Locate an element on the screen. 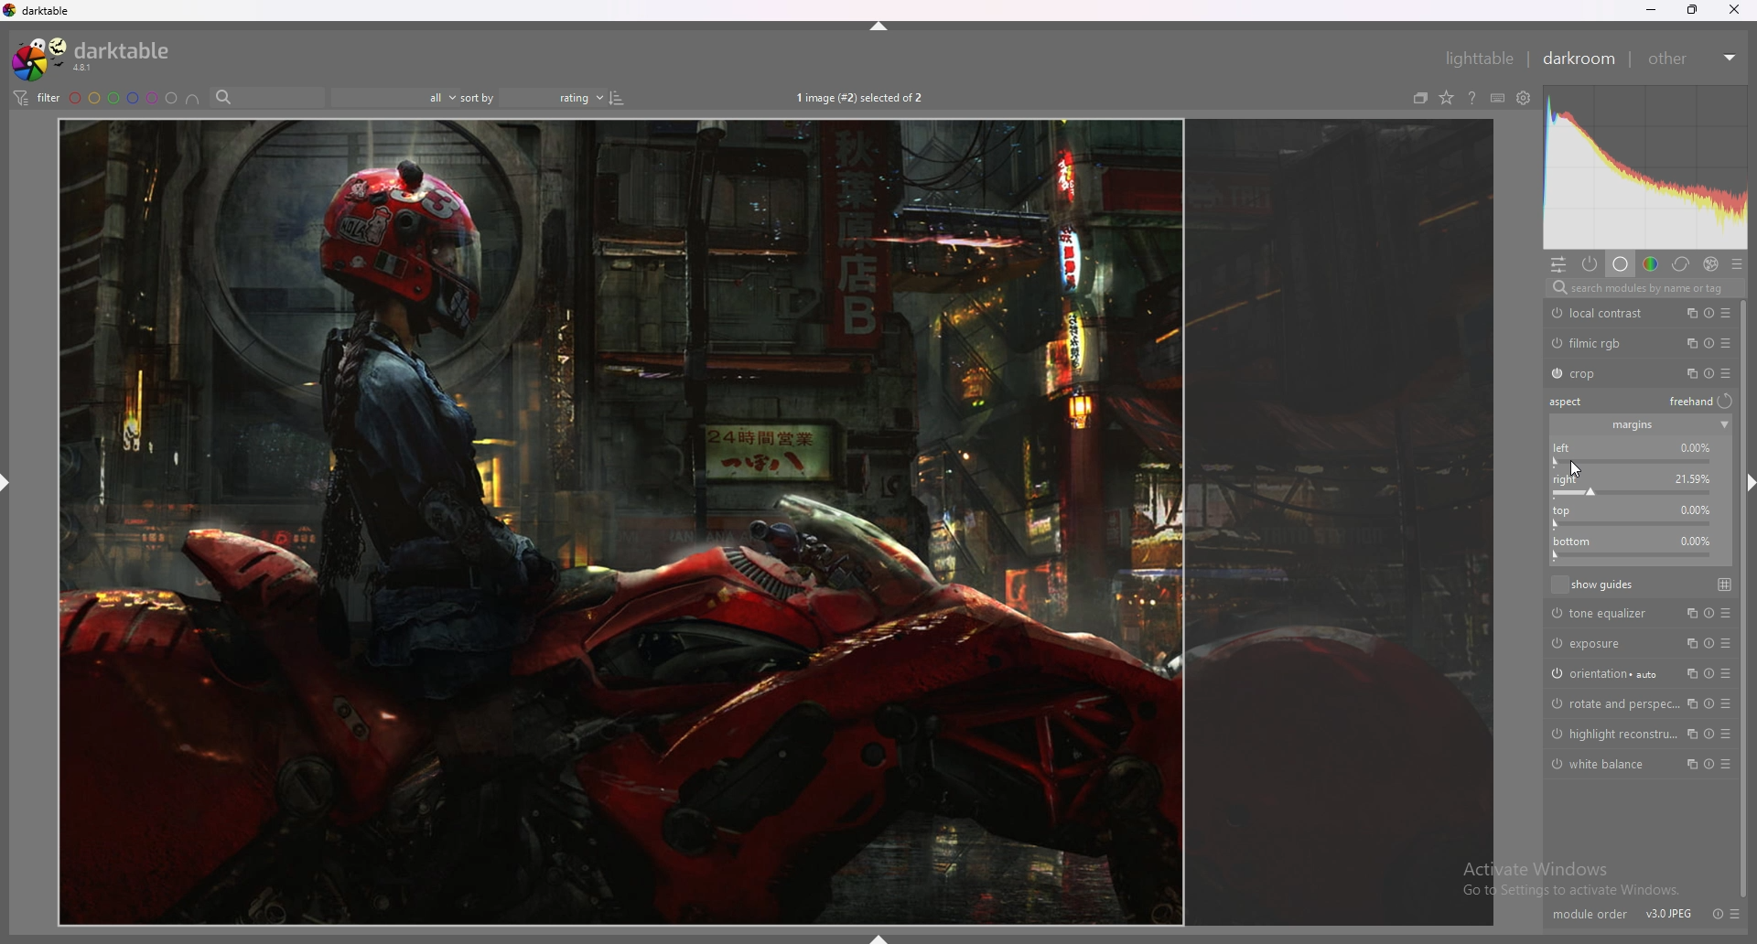 This screenshot has width=1757, height=944. multiple instances action is located at coordinates (1687, 372).